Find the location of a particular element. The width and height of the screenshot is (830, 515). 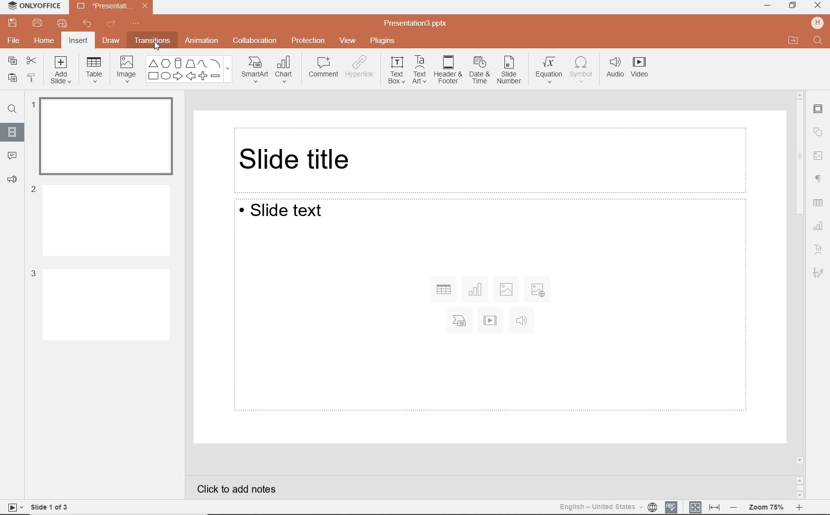

animation is located at coordinates (202, 40).